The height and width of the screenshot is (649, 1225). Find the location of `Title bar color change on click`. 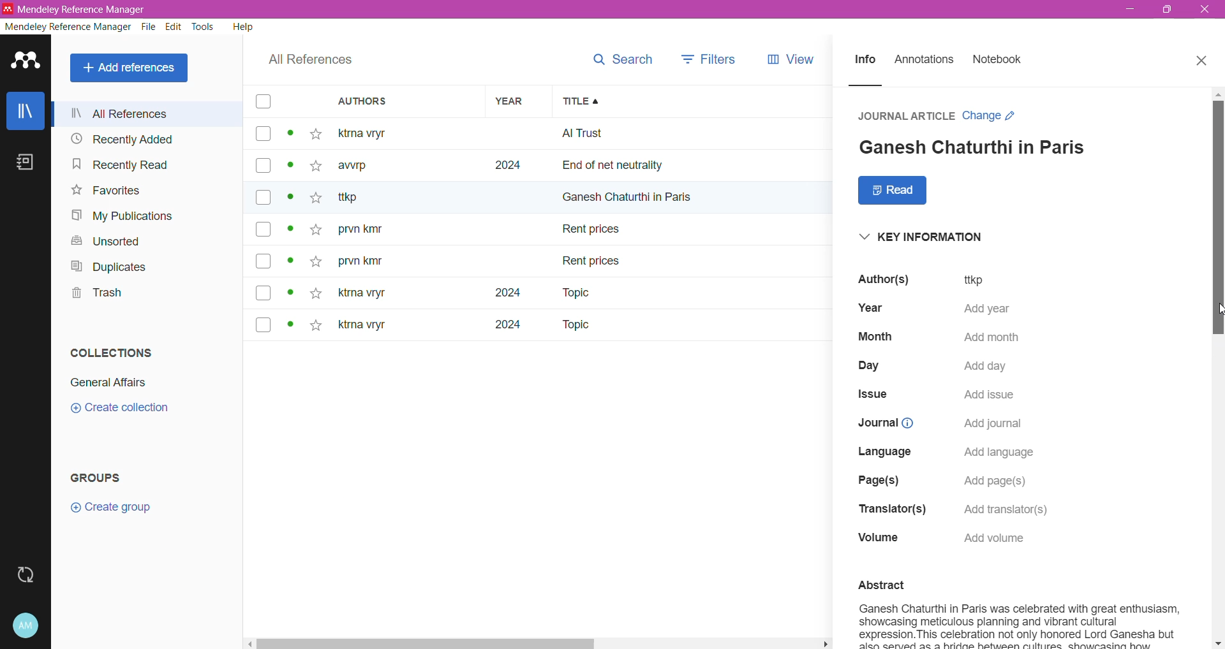

Title bar color change on click is located at coordinates (612, 10).